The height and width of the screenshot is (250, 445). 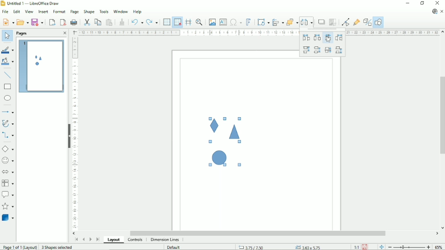 What do you see at coordinates (223, 22) in the screenshot?
I see `Insert text box` at bounding box center [223, 22].